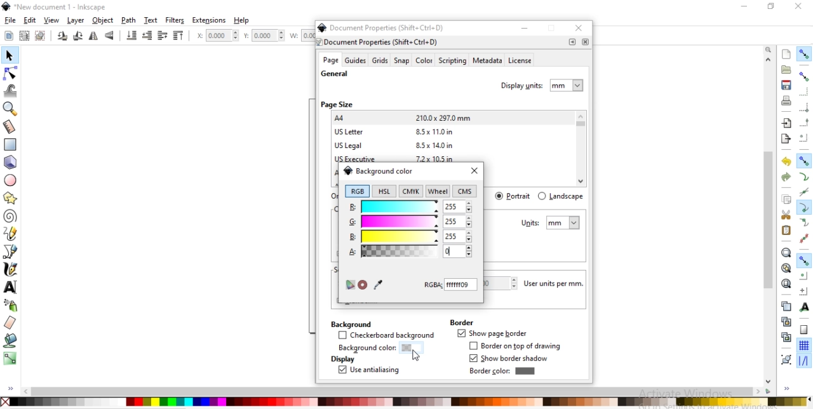 This screenshot has height=409, width=813. What do you see at coordinates (786, 85) in the screenshot?
I see `save document` at bounding box center [786, 85].